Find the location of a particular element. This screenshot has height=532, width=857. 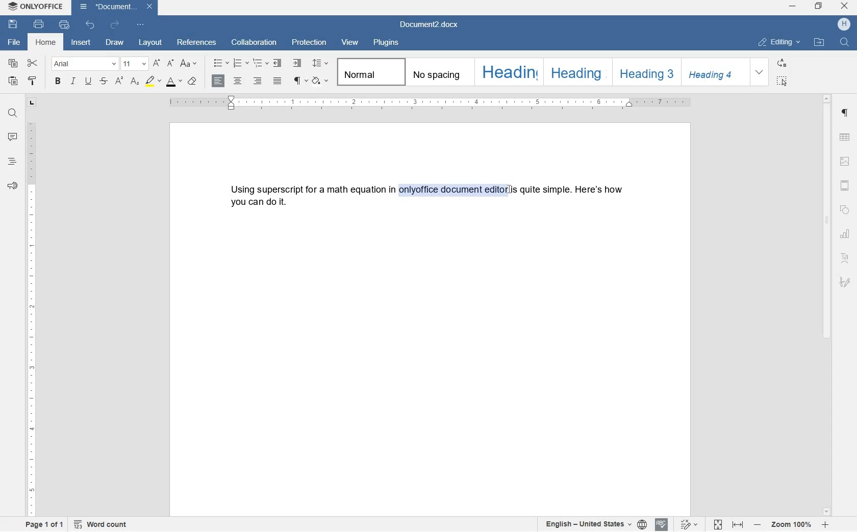

set text or document language is located at coordinates (596, 524).